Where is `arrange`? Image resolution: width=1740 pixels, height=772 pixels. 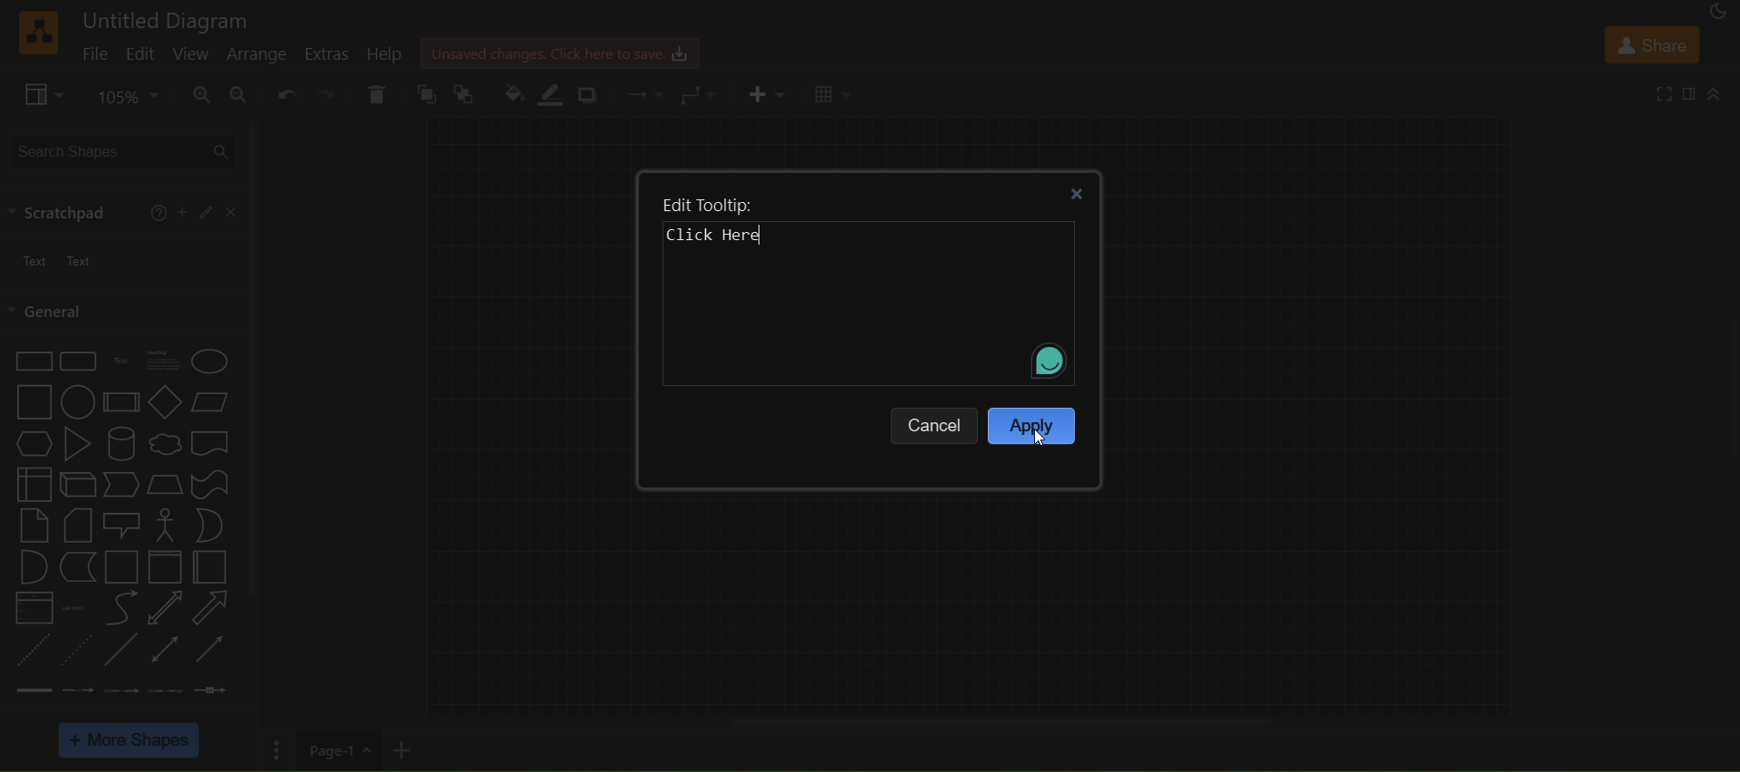 arrange is located at coordinates (256, 57).